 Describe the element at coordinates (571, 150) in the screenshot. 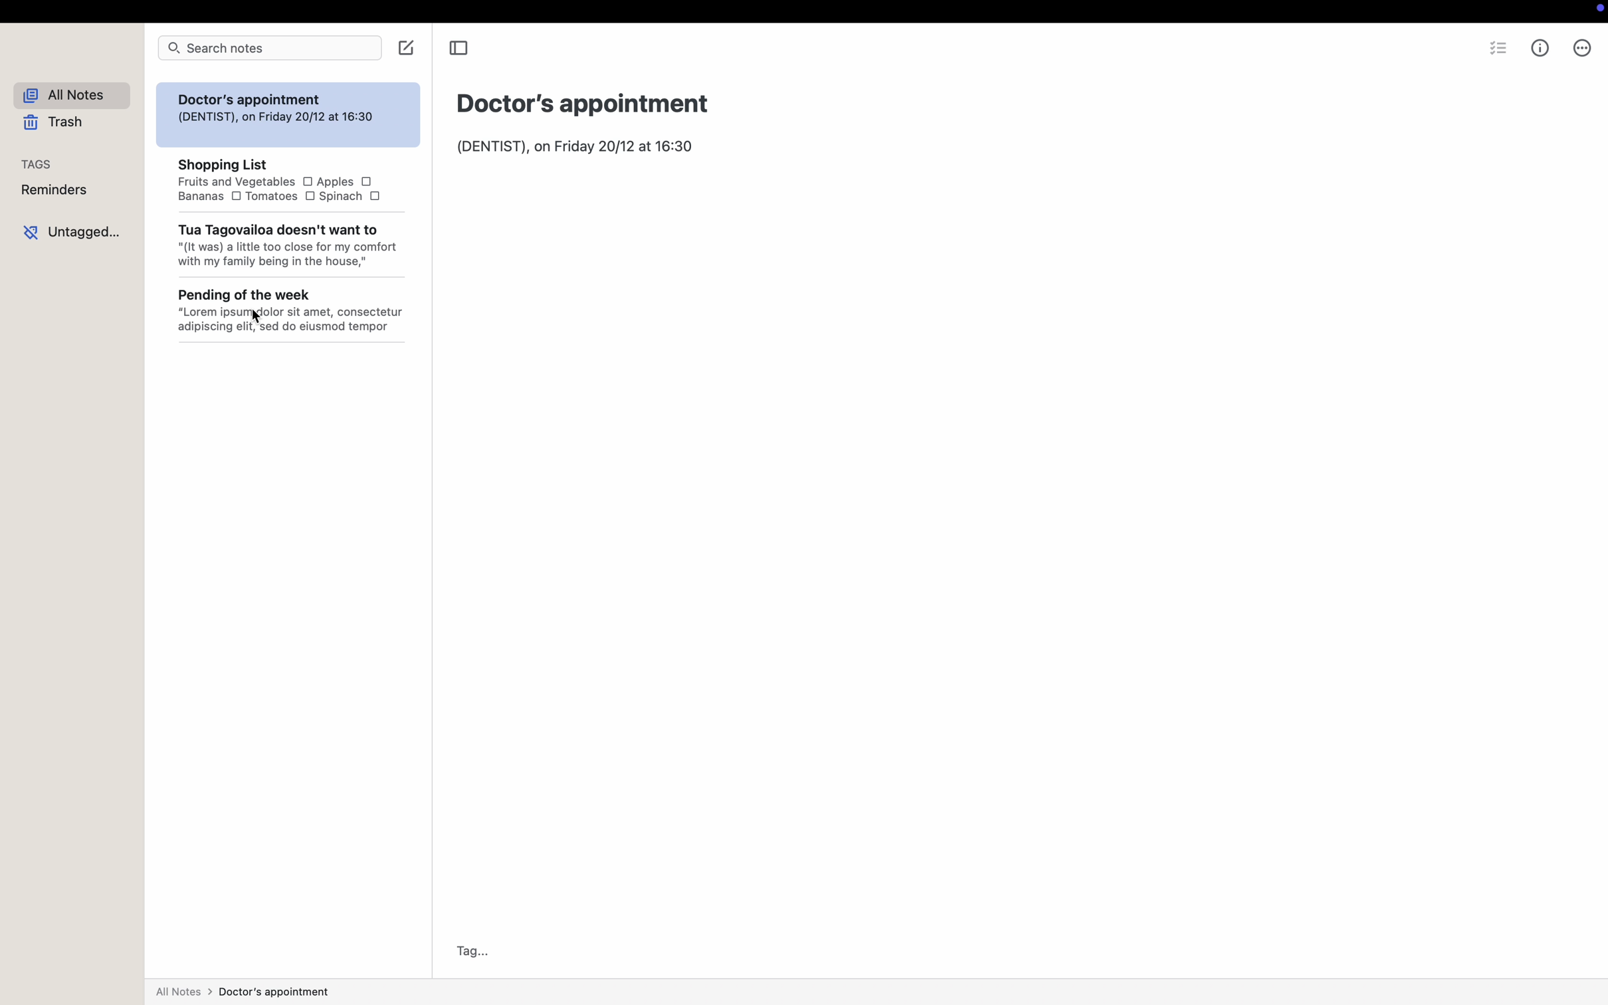

I see `body text: (DENTIST), on Friday 20/12 at 16:30` at that location.